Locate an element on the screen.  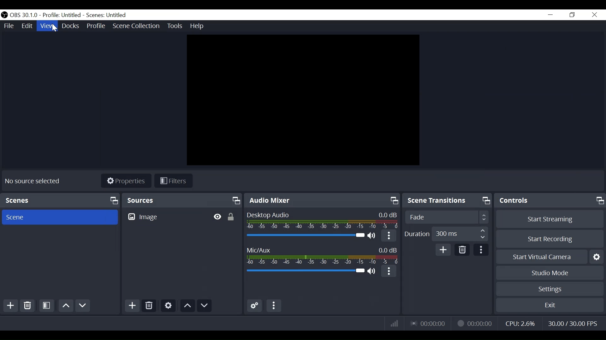
Recording Status is located at coordinates (474, 322).